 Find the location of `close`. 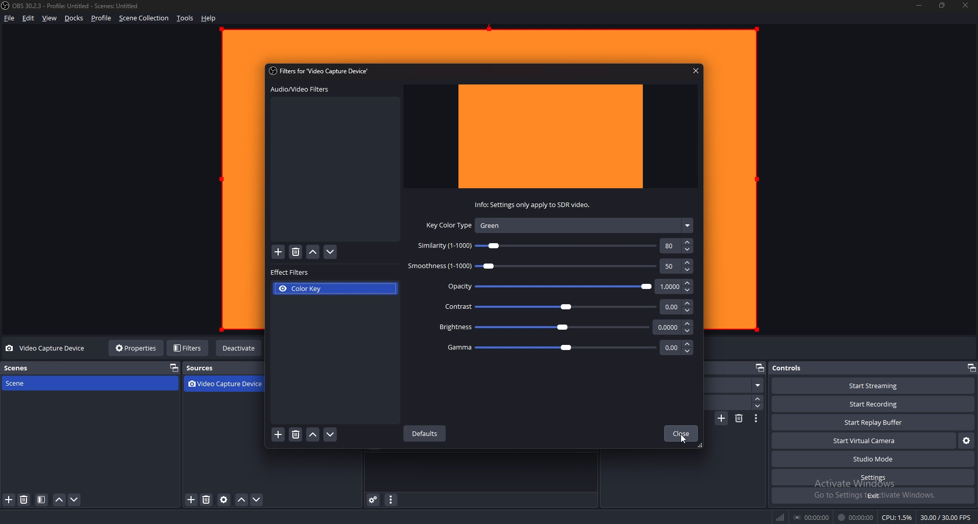

close is located at coordinates (696, 70).